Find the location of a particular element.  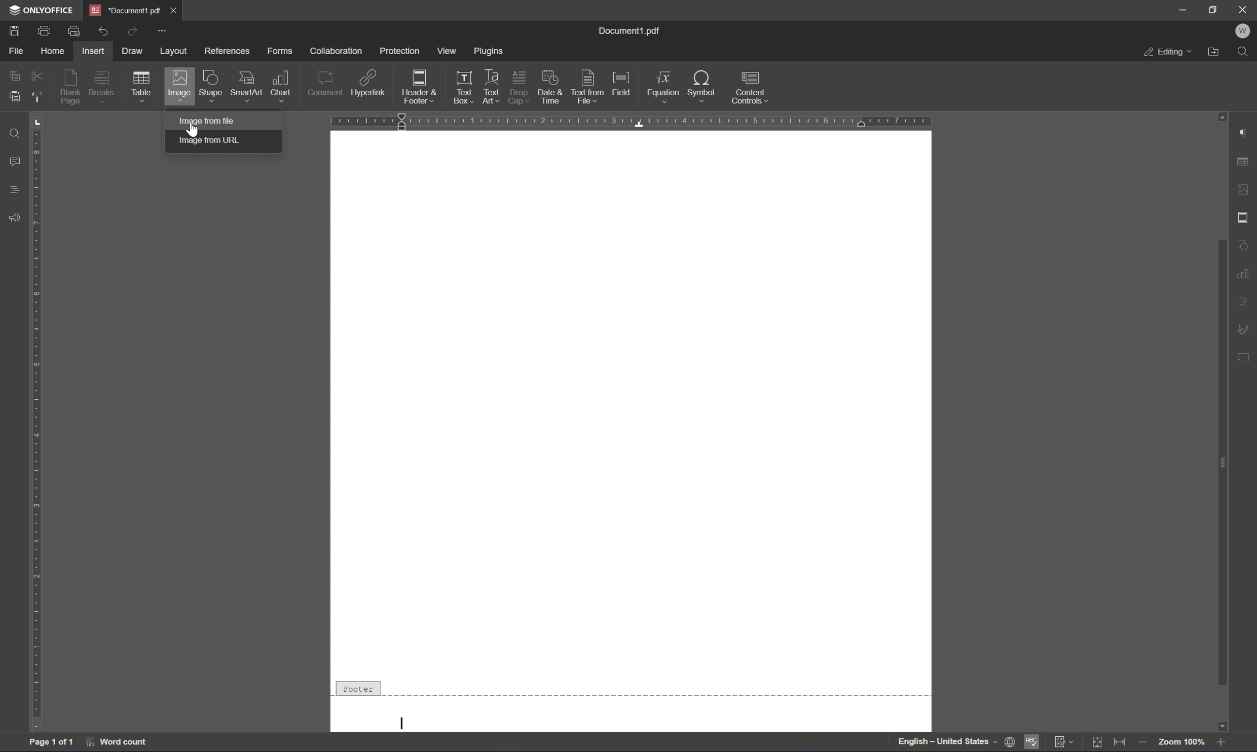

close is located at coordinates (1244, 10).